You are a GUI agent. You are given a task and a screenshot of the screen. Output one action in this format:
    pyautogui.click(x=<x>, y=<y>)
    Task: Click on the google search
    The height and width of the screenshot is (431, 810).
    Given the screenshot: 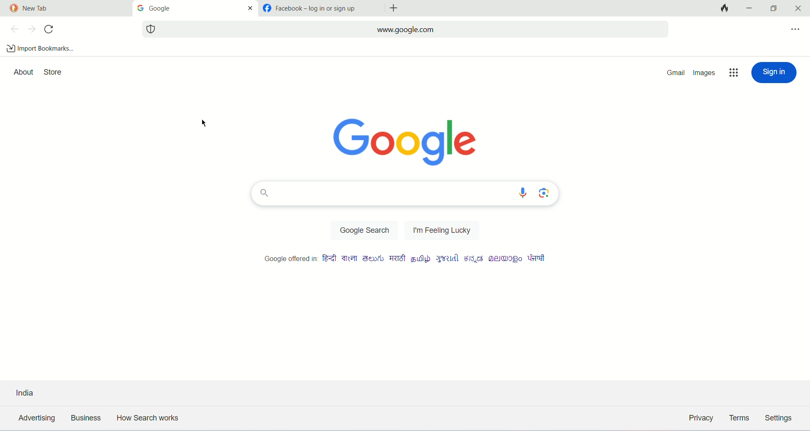 What is the action you would take?
    pyautogui.click(x=368, y=231)
    